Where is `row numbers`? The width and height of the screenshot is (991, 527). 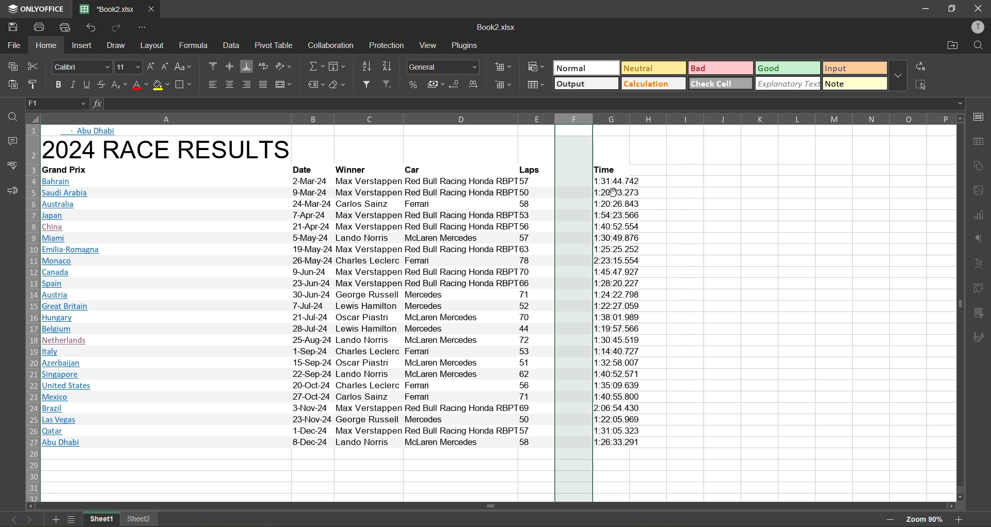
row numbers is located at coordinates (30, 311).